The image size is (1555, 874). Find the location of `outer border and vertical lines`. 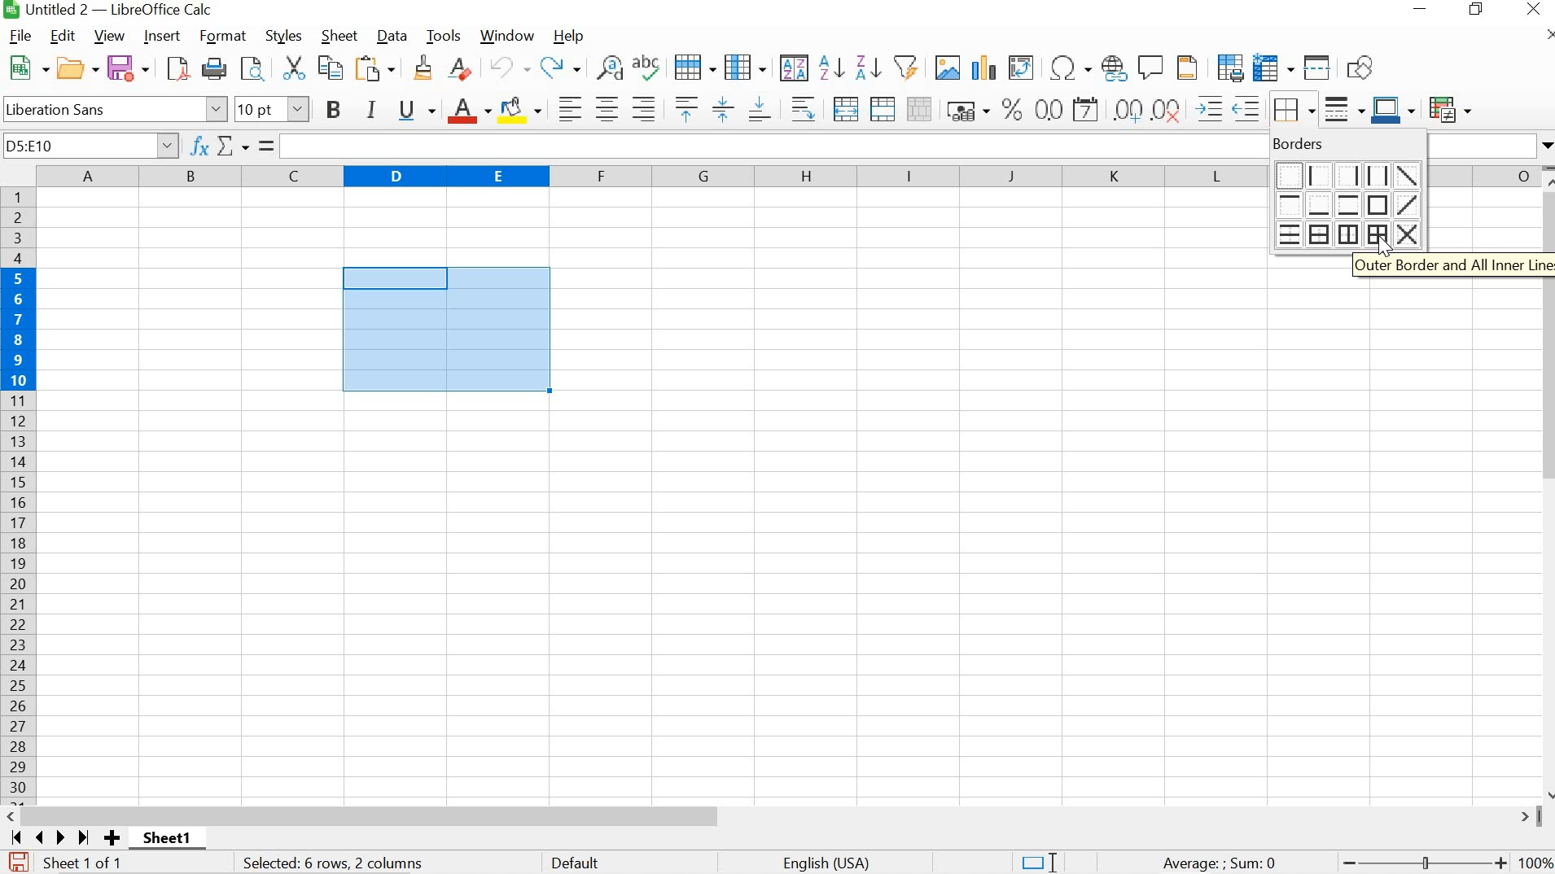

outer border and vertical lines is located at coordinates (1347, 233).